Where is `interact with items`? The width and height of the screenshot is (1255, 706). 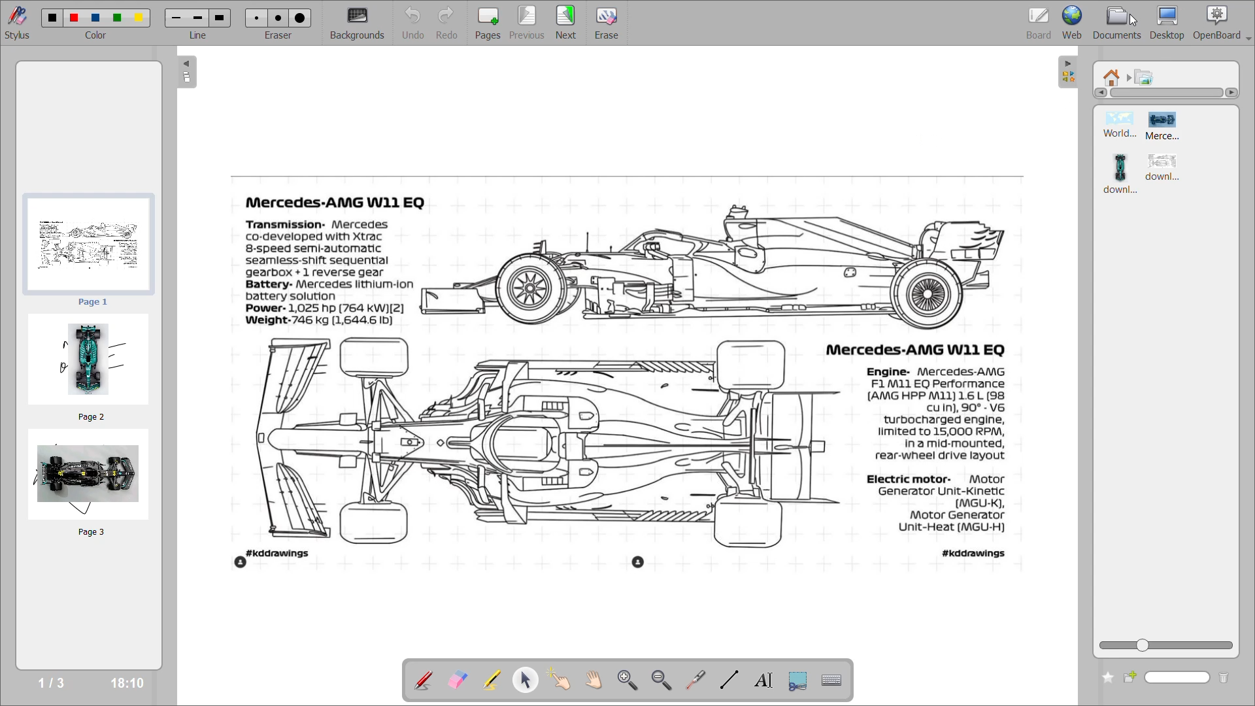 interact with items is located at coordinates (565, 681).